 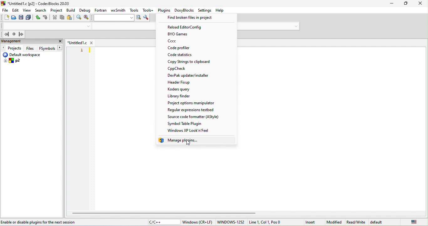 I want to click on copy check, so click(x=195, y=69).